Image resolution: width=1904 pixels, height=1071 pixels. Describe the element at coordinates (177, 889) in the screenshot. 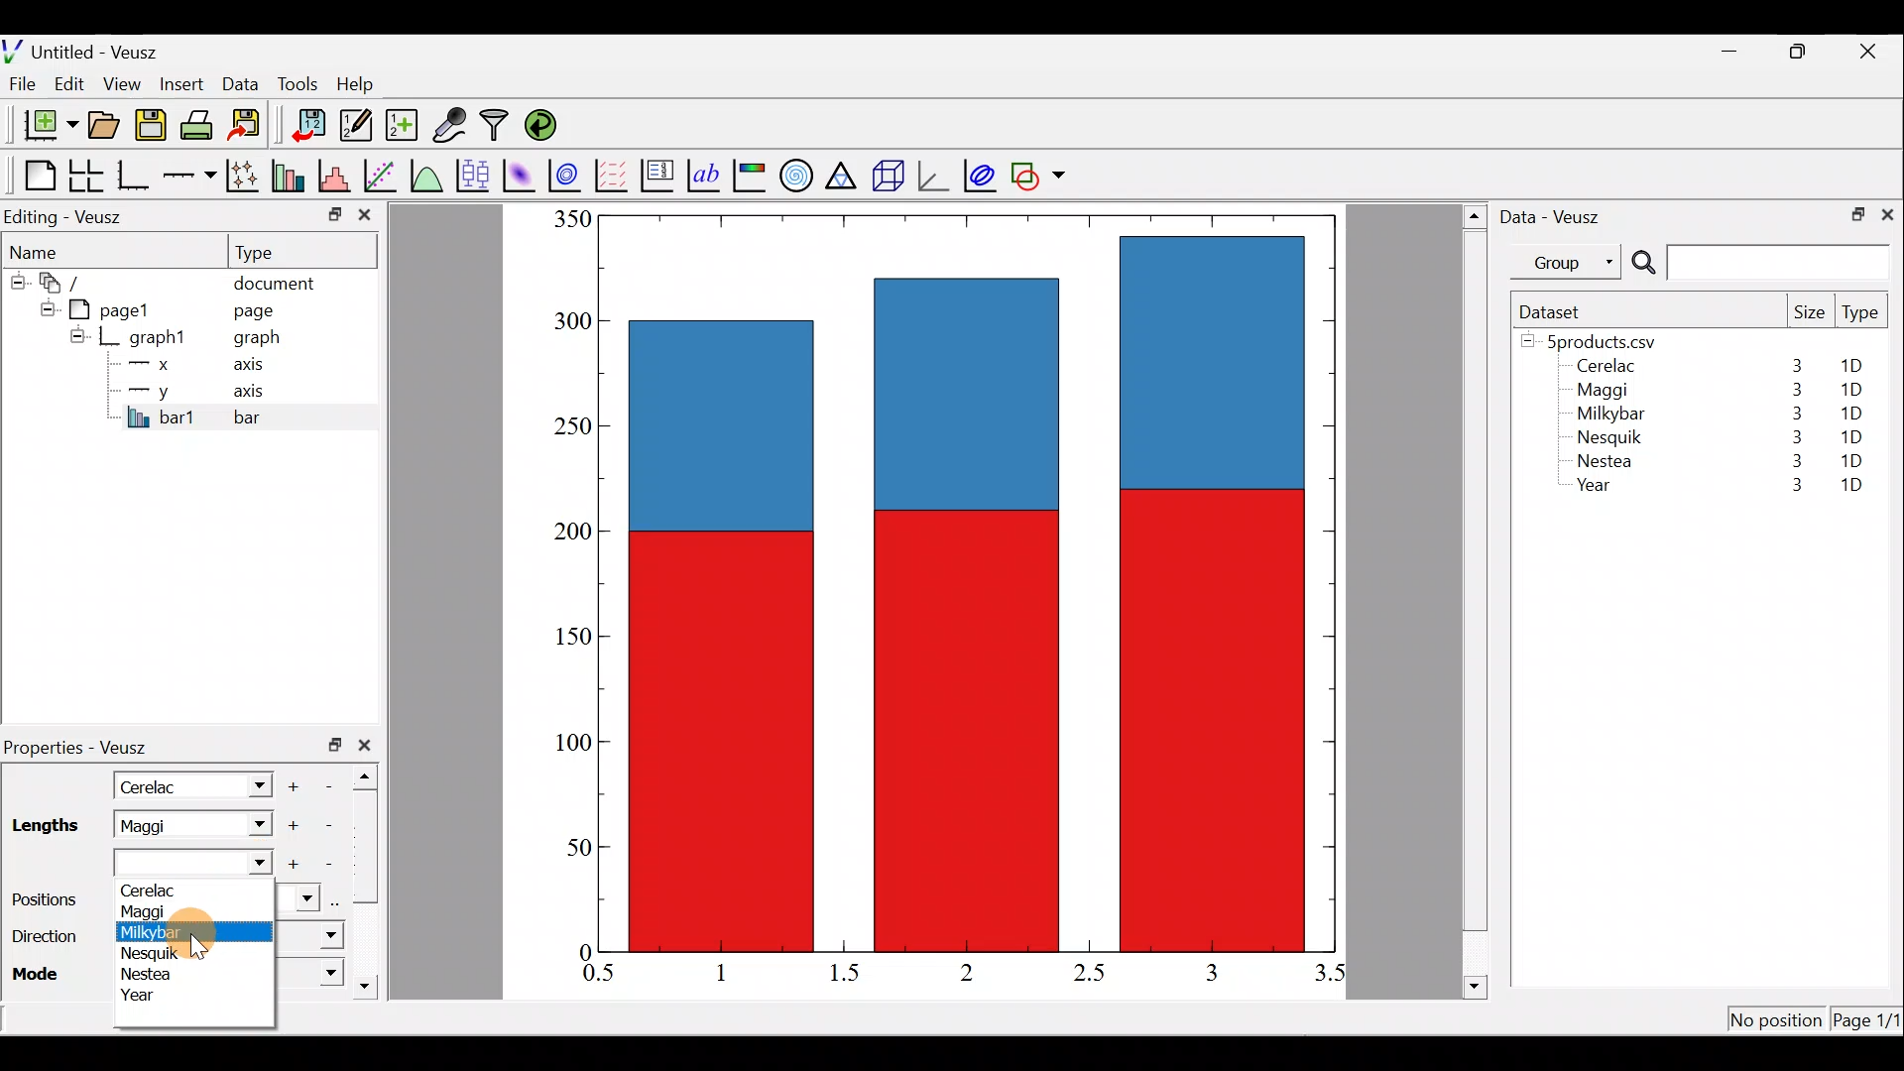

I see `Cerelac` at that location.